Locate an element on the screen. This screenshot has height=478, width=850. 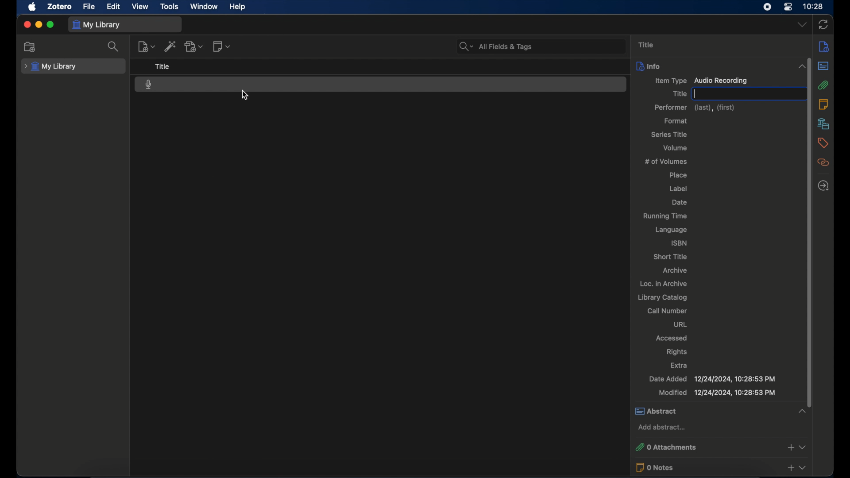
locate is located at coordinates (824, 186).